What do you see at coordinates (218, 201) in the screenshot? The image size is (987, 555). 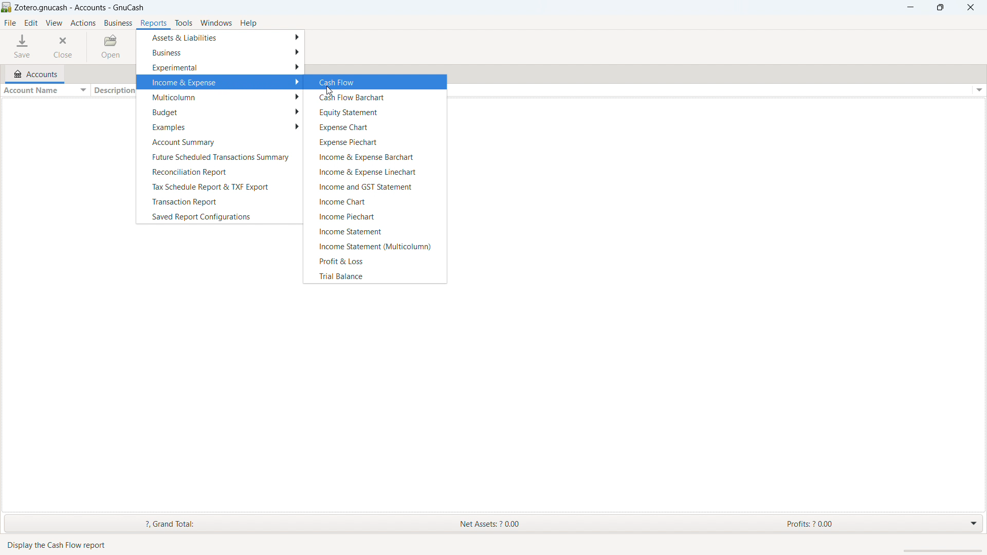 I see `transaction report` at bounding box center [218, 201].